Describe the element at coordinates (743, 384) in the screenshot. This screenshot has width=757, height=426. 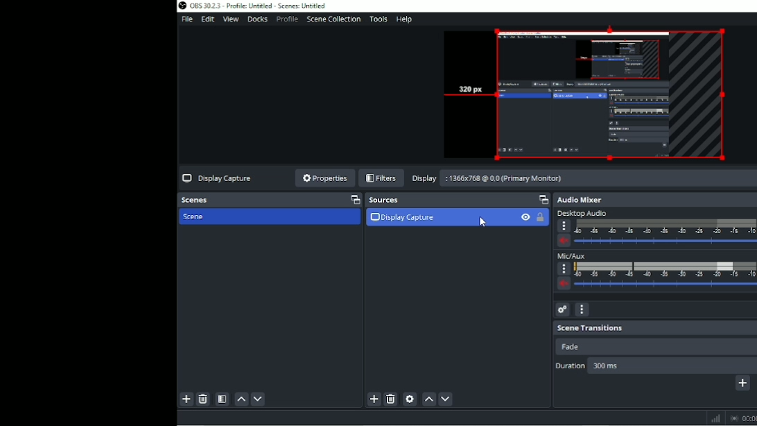
I see `Add configurable transition` at that location.